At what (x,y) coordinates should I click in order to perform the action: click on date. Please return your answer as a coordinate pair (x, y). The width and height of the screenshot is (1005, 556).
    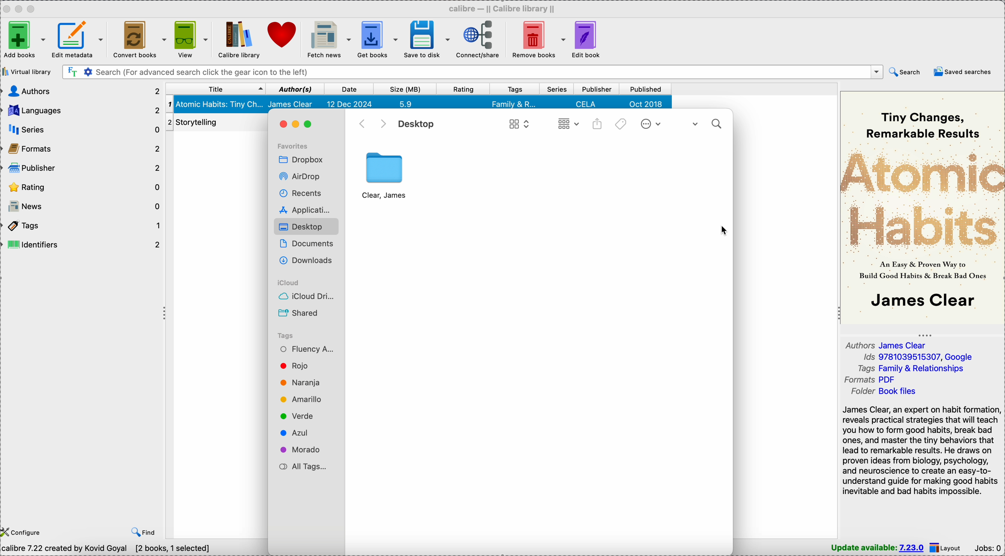
    Looking at the image, I should click on (350, 89).